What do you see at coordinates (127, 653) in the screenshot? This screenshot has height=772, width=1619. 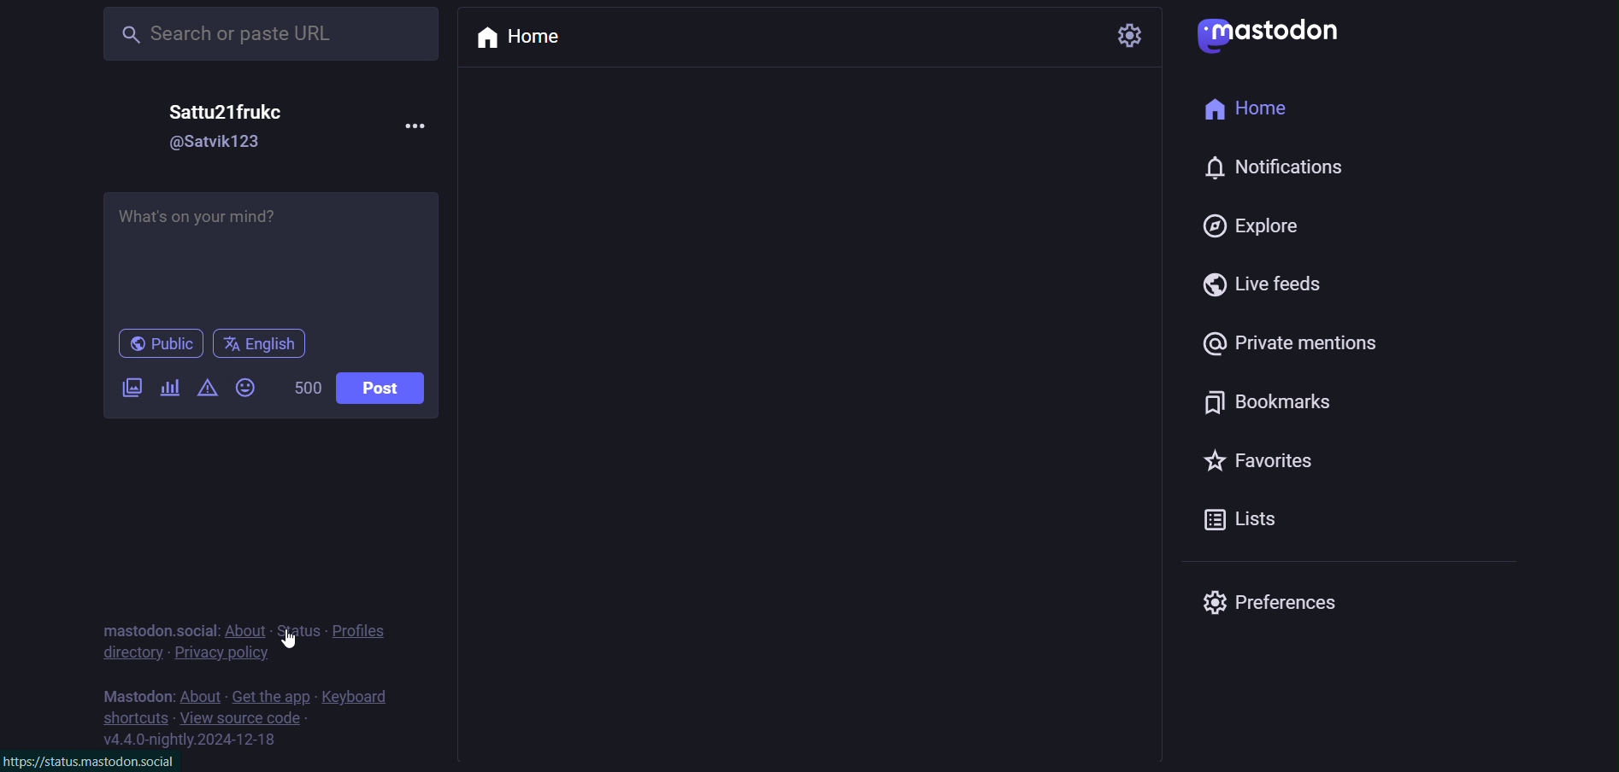 I see `directory` at bounding box center [127, 653].